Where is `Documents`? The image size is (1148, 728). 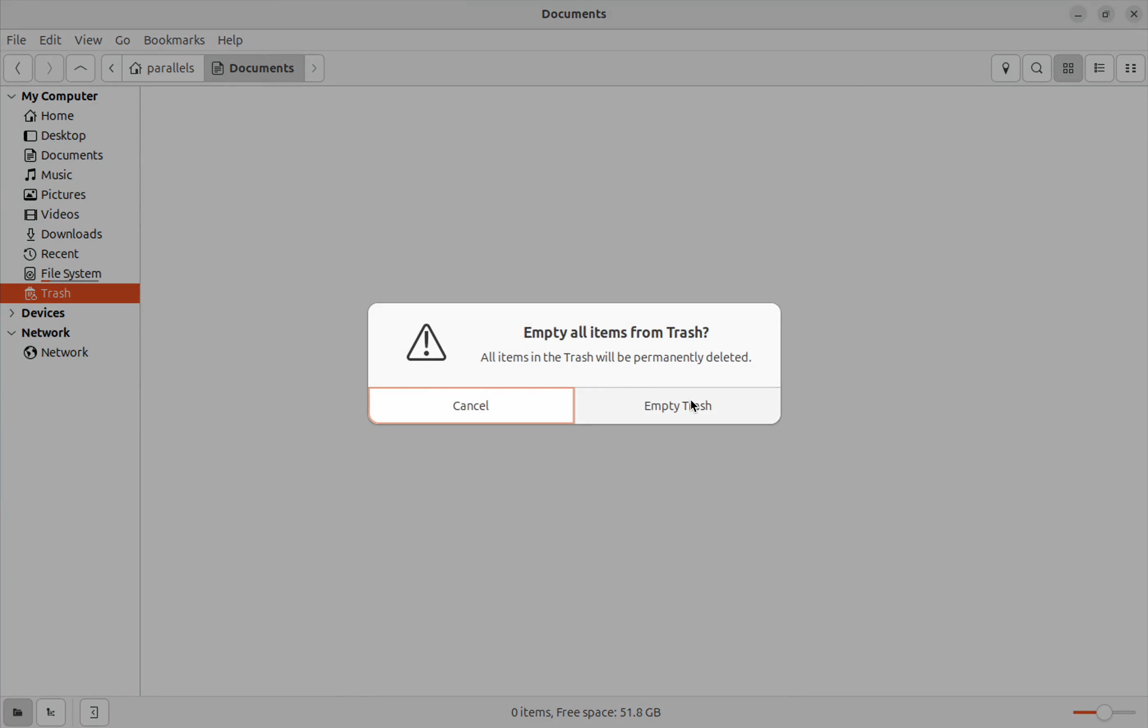
Documents is located at coordinates (577, 15).